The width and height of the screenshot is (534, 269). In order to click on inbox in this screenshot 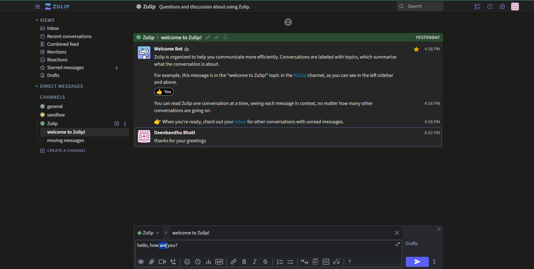, I will do `click(49, 28)`.